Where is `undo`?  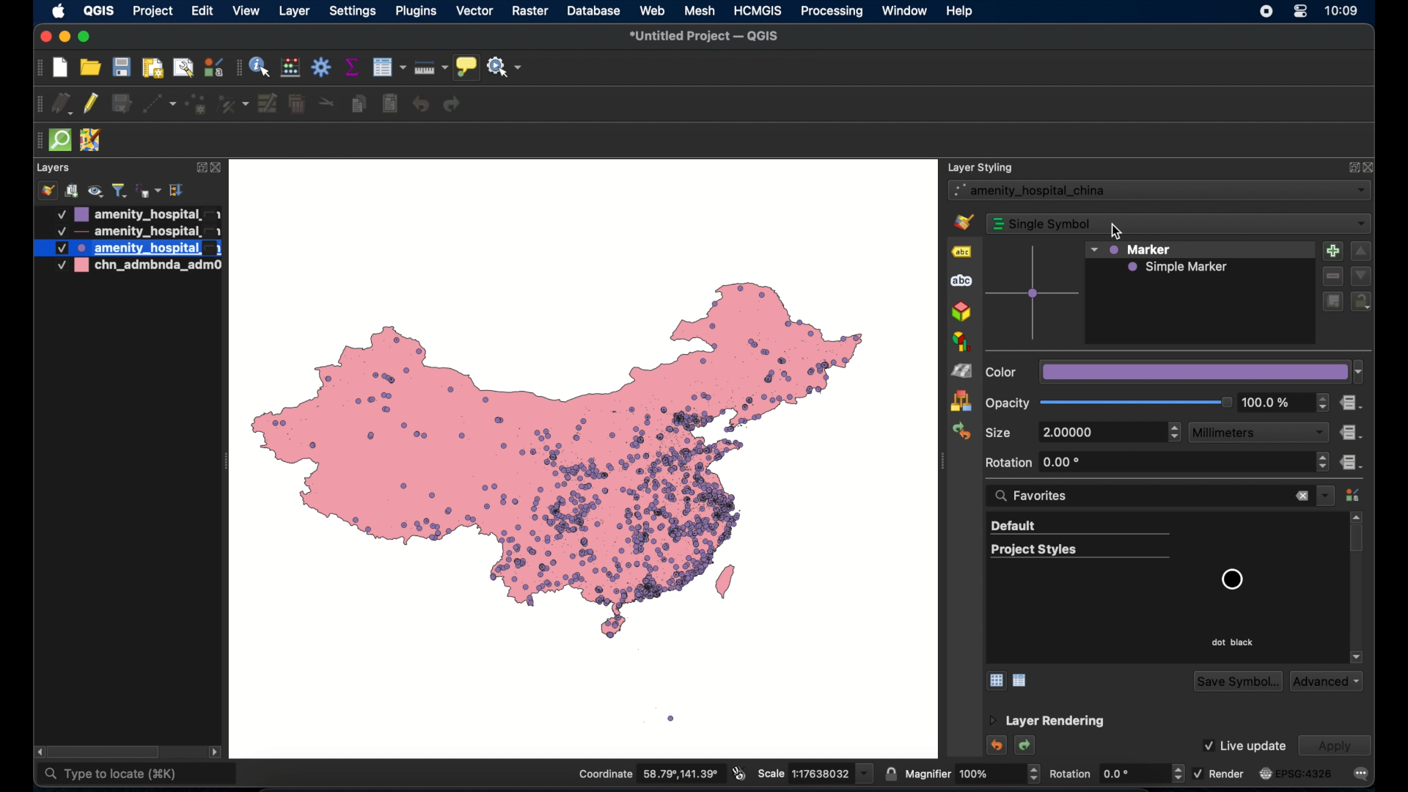
undo is located at coordinates (422, 104).